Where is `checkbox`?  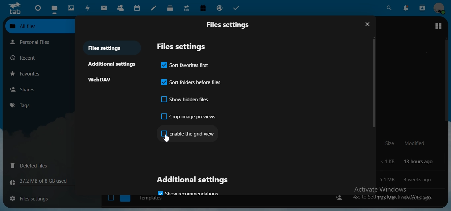 checkbox is located at coordinates (110, 198).